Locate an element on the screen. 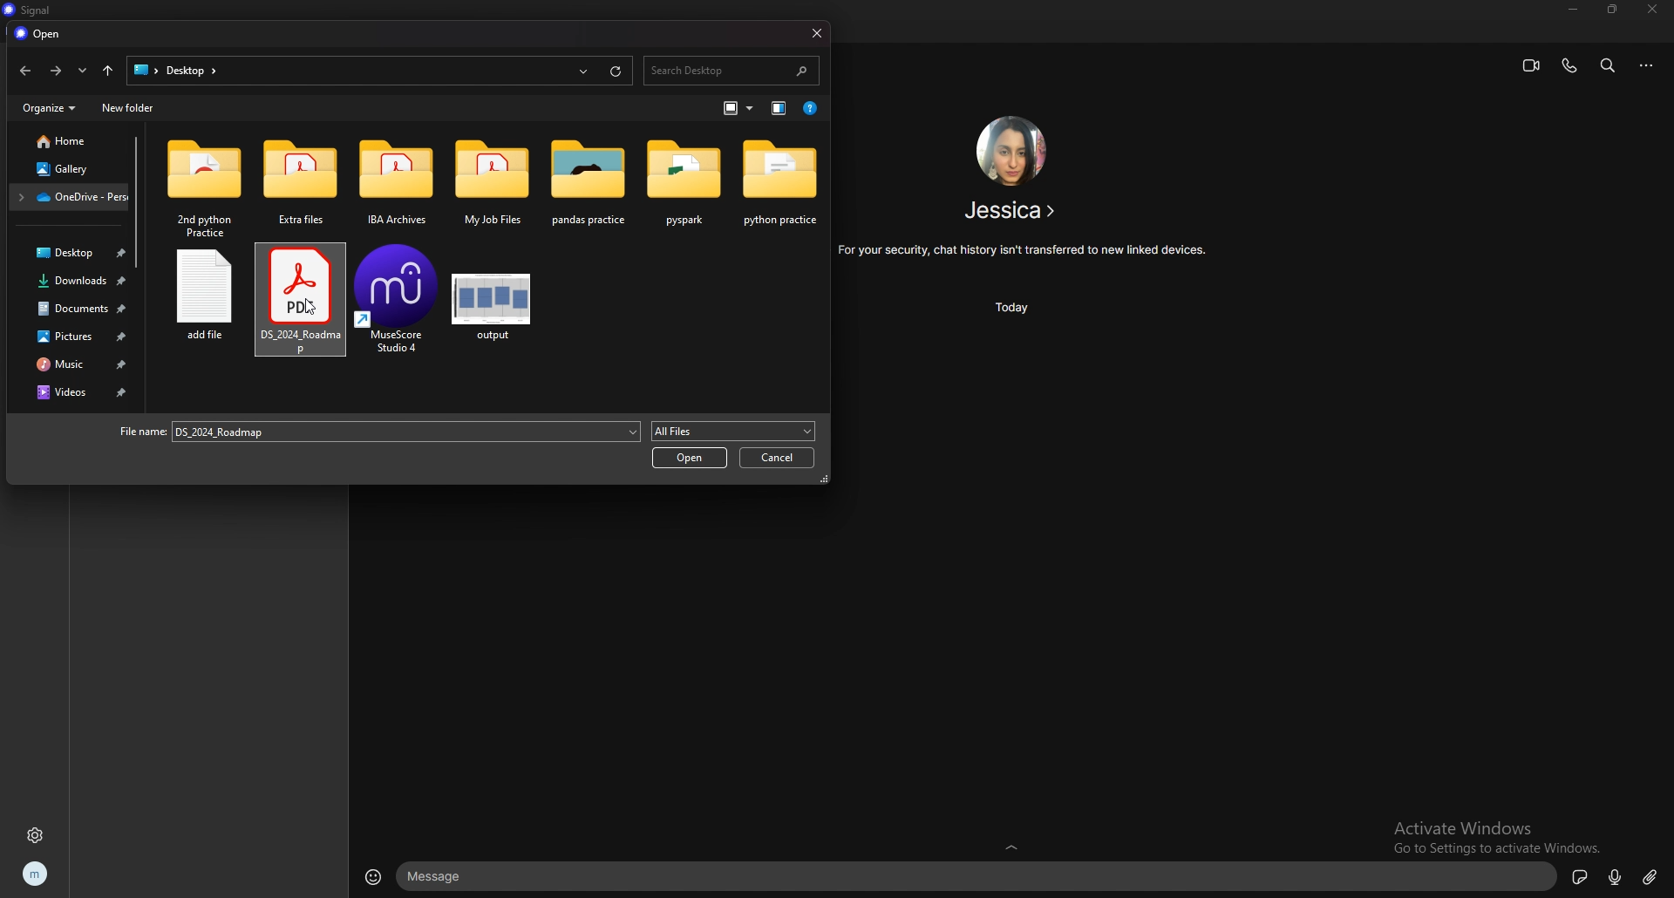 The image size is (1674, 898). folder is located at coordinates (493, 187).